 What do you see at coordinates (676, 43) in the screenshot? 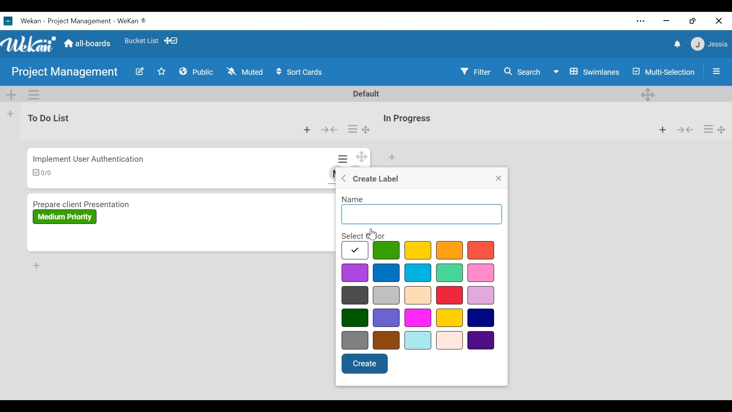
I see `notifications` at bounding box center [676, 43].